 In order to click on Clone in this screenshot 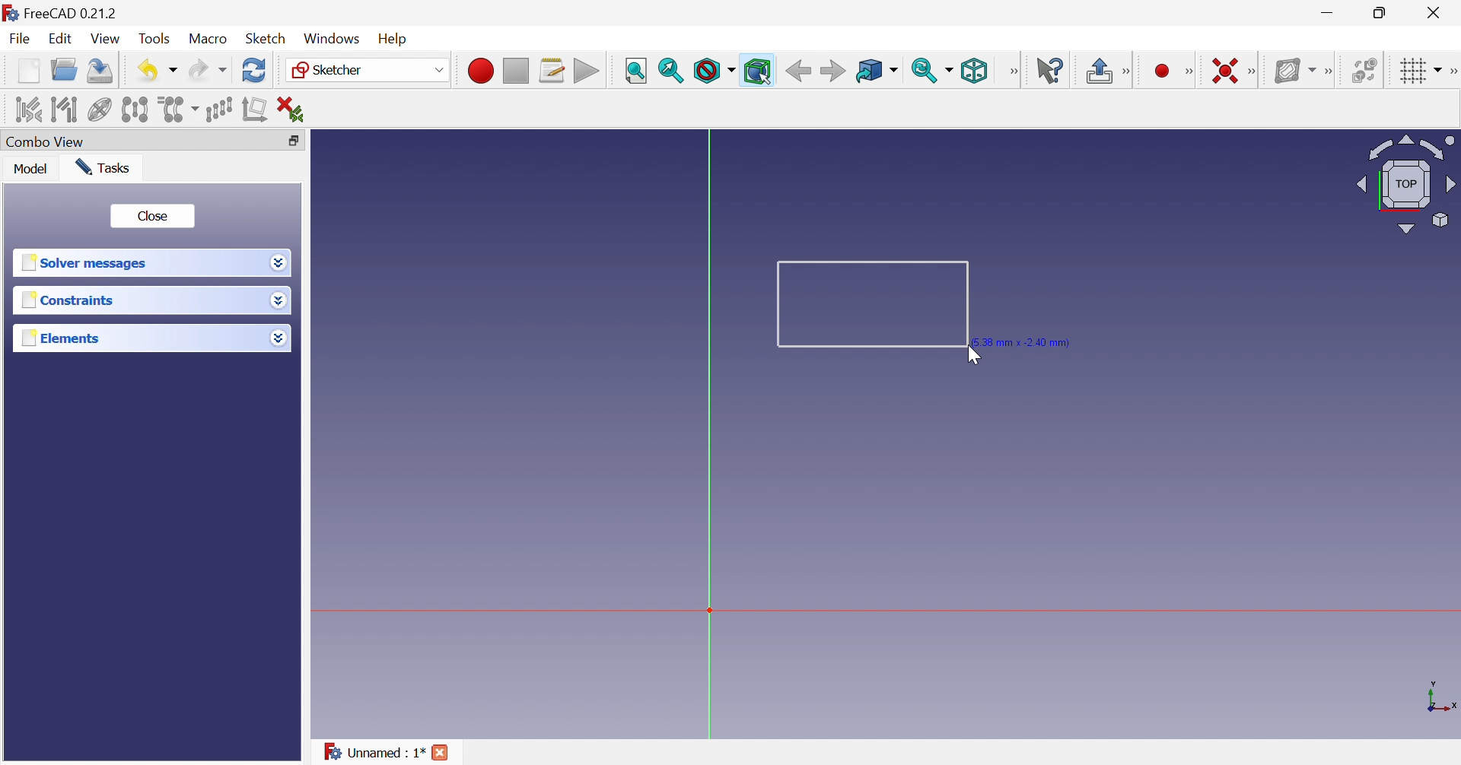, I will do `click(177, 110)`.